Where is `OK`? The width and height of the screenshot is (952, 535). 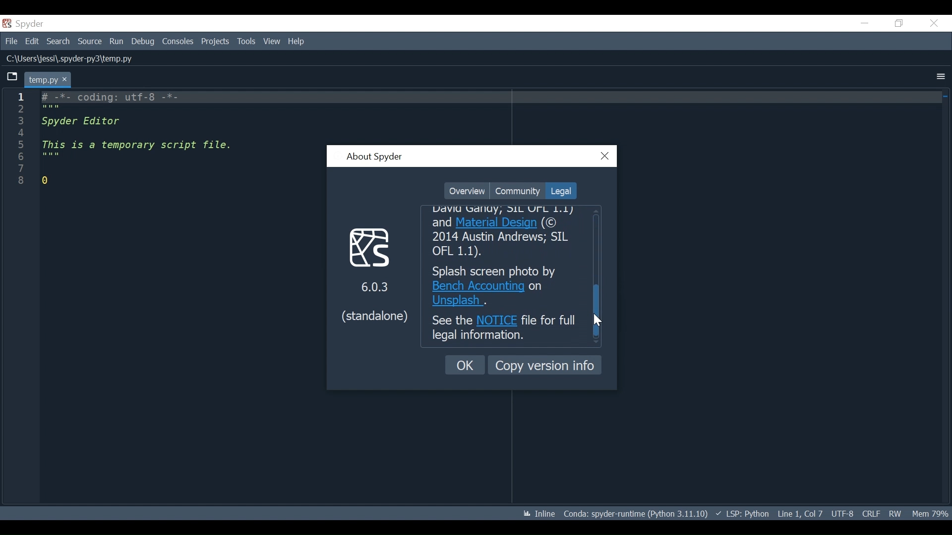 OK is located at coordinates (466, 365).